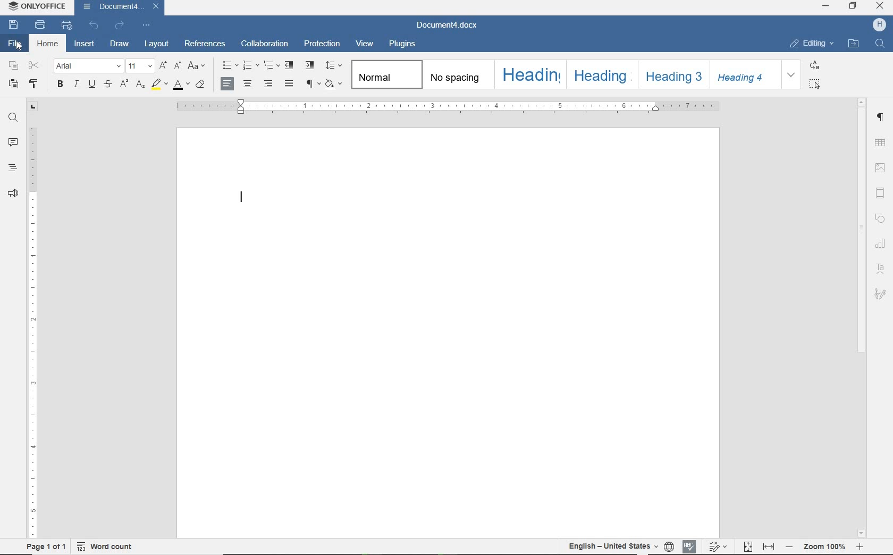 The width and height of the screenshot is (893, 555). I want to click on signature, so click(880, 292).